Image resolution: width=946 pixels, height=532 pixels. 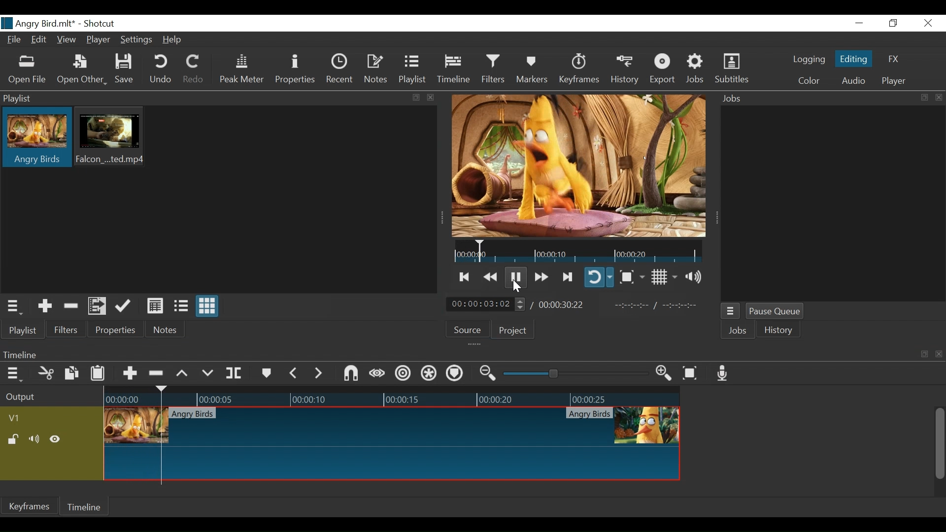 I want to click on Jobs, so click(x=738, y=330).